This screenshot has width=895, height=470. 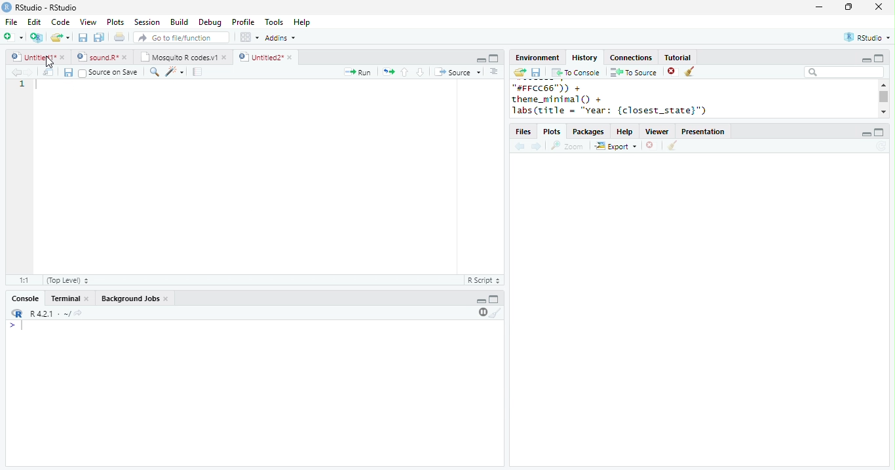 I want to click on show in new window, so click(x=49, y=72).